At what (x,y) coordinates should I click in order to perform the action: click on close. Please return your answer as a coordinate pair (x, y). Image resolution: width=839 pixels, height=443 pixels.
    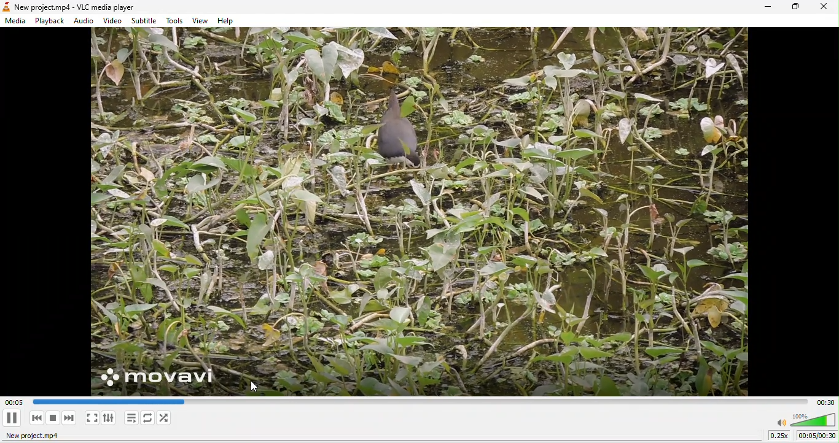
    Looking at the image, I should click on (822, 8).